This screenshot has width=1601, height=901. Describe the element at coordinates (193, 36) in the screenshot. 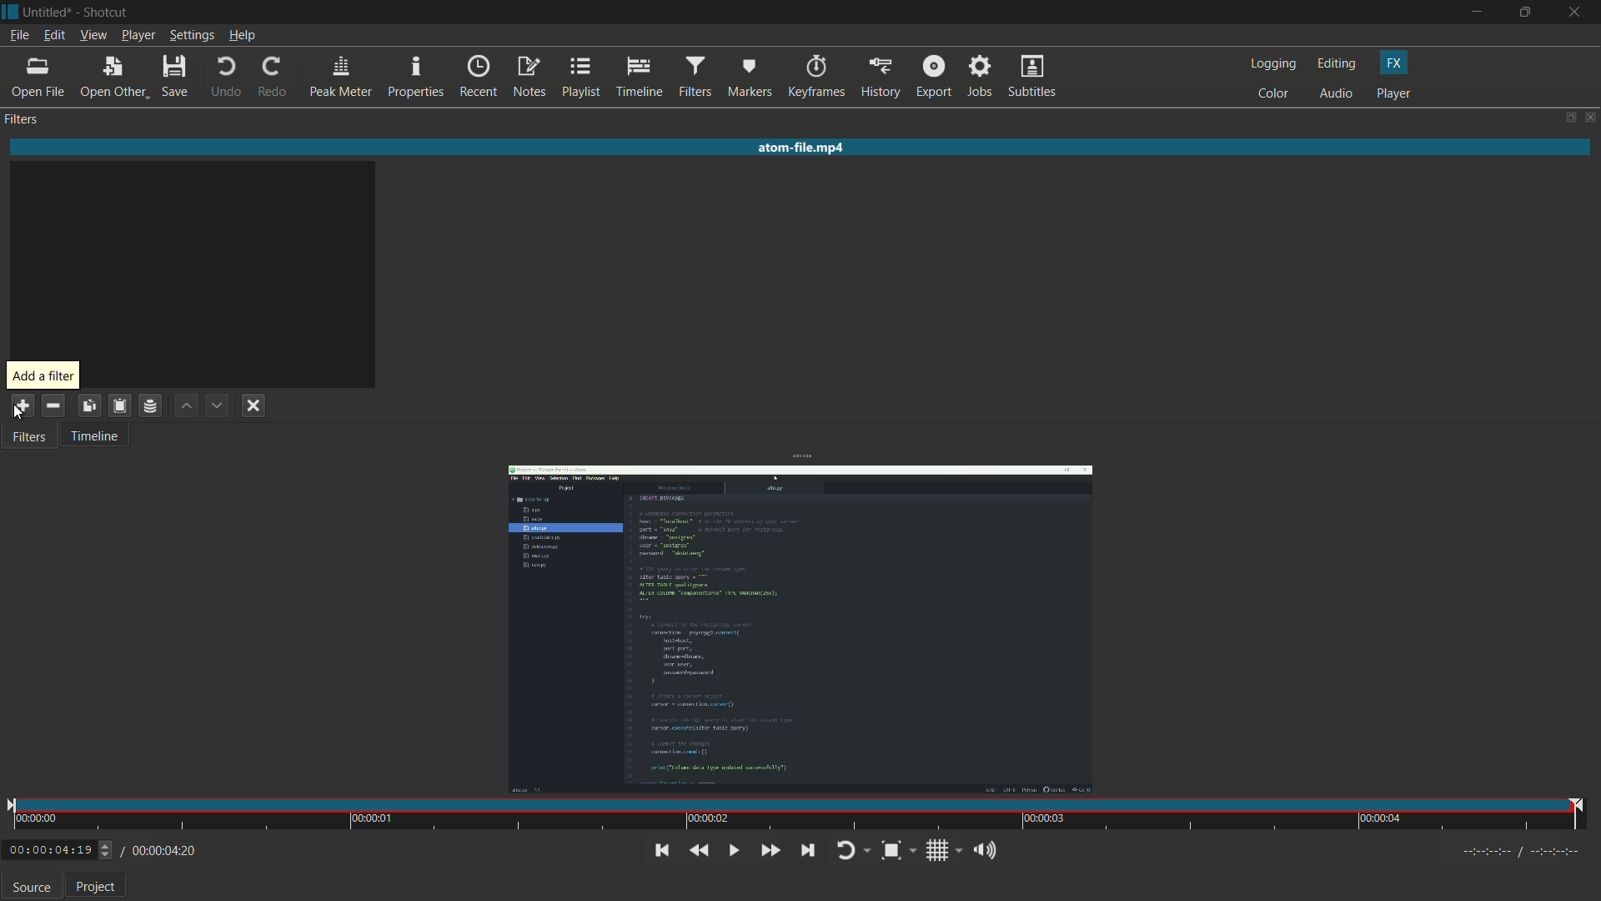

I see `settings menu` at that location.